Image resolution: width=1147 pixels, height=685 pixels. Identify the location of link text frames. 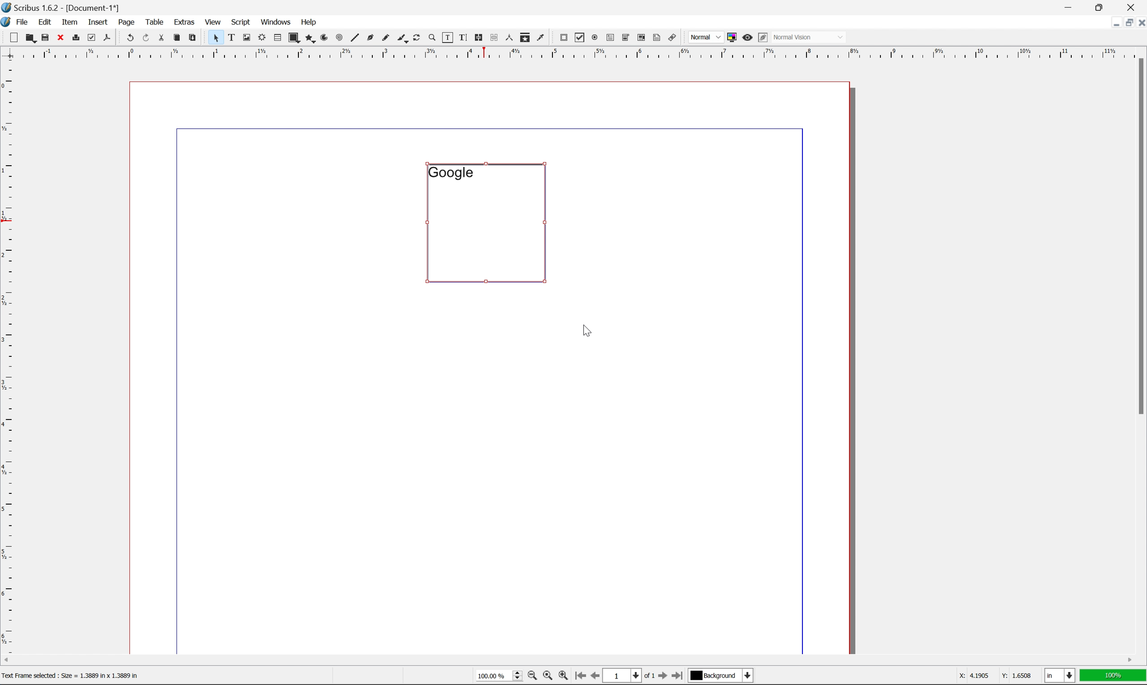
(477, 38).